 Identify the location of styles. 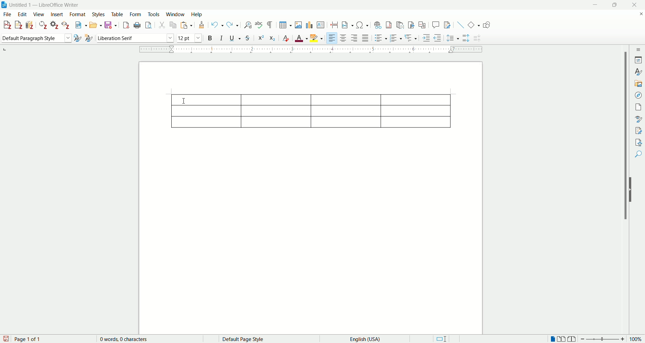
(99, 14).